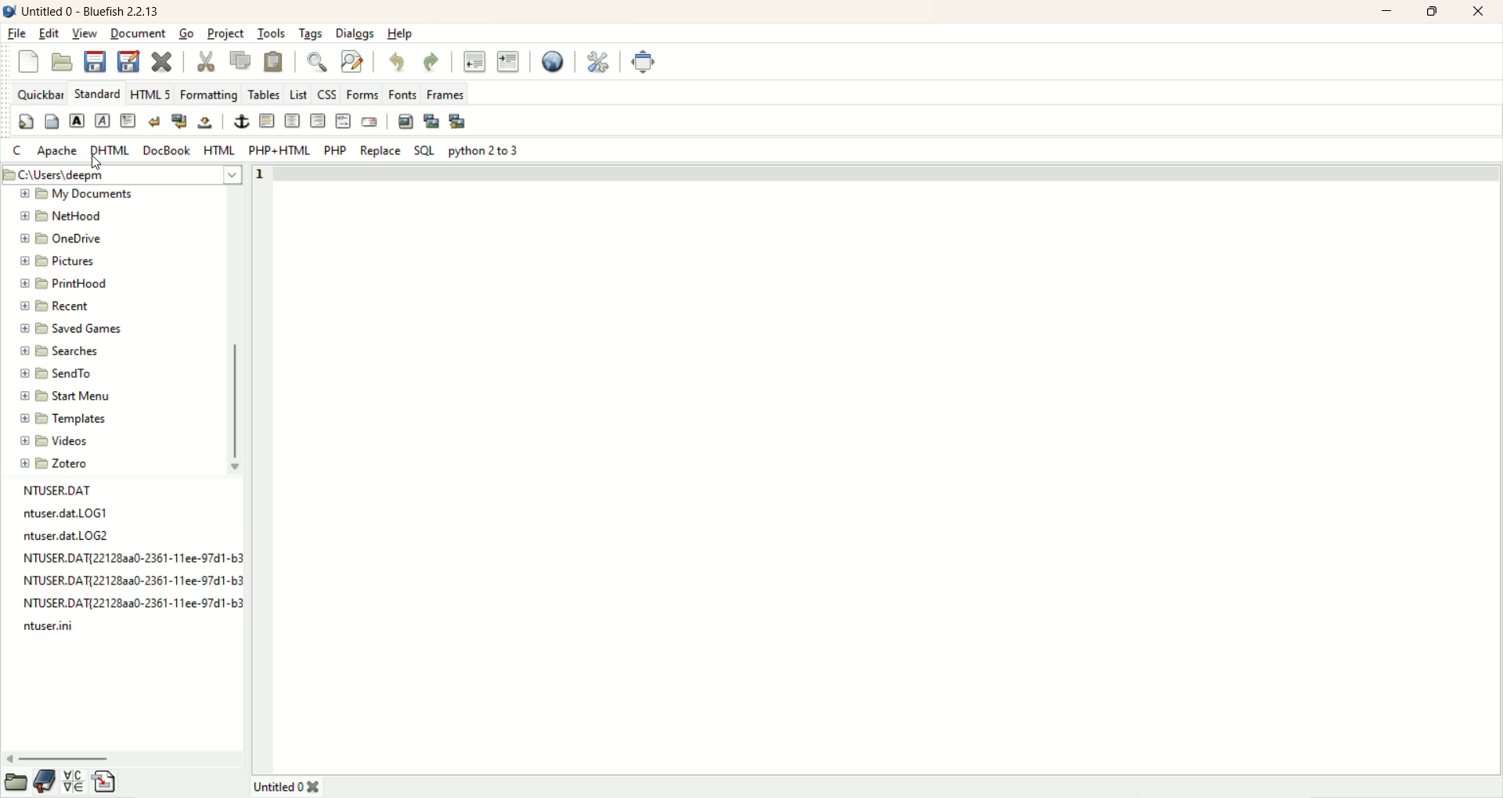 The width and height of the screenshot is (1503, 798). Describe the element at coordinates (40, 92) in the screenshot. I see `quickbar` at that location.